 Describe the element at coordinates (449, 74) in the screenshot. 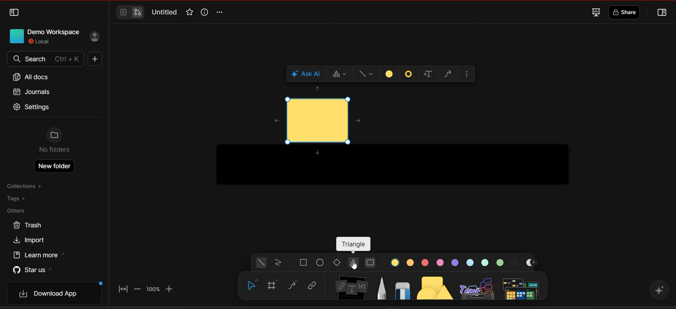

I see `draw connector` at that location.